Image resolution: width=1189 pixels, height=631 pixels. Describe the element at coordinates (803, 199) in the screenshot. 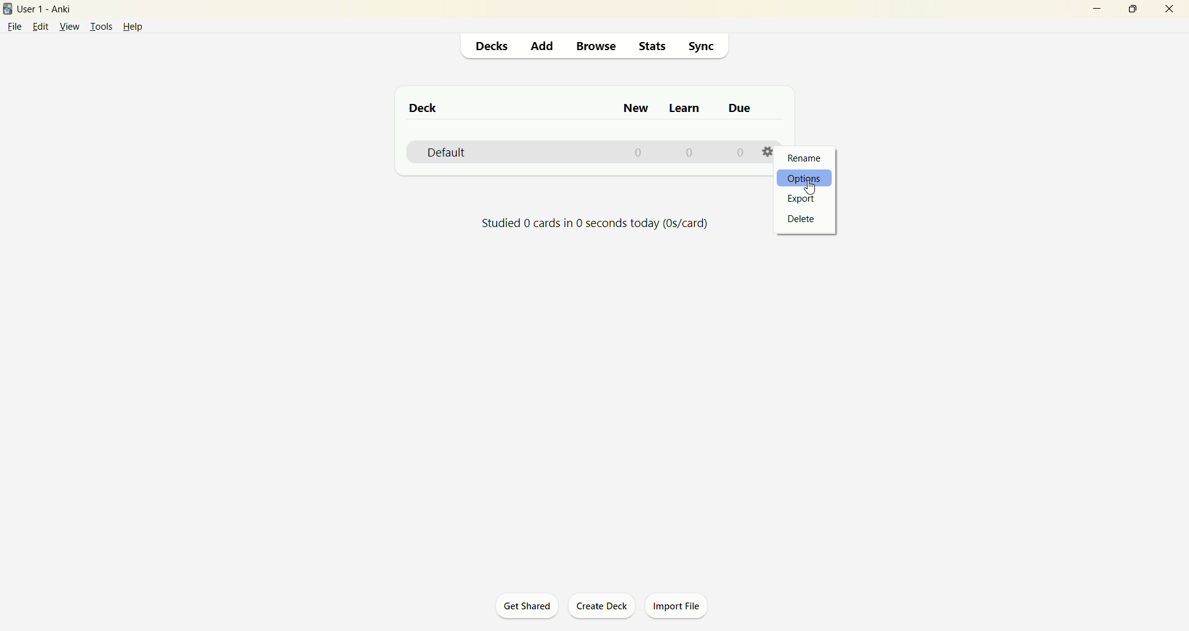

I see `export` at that location.